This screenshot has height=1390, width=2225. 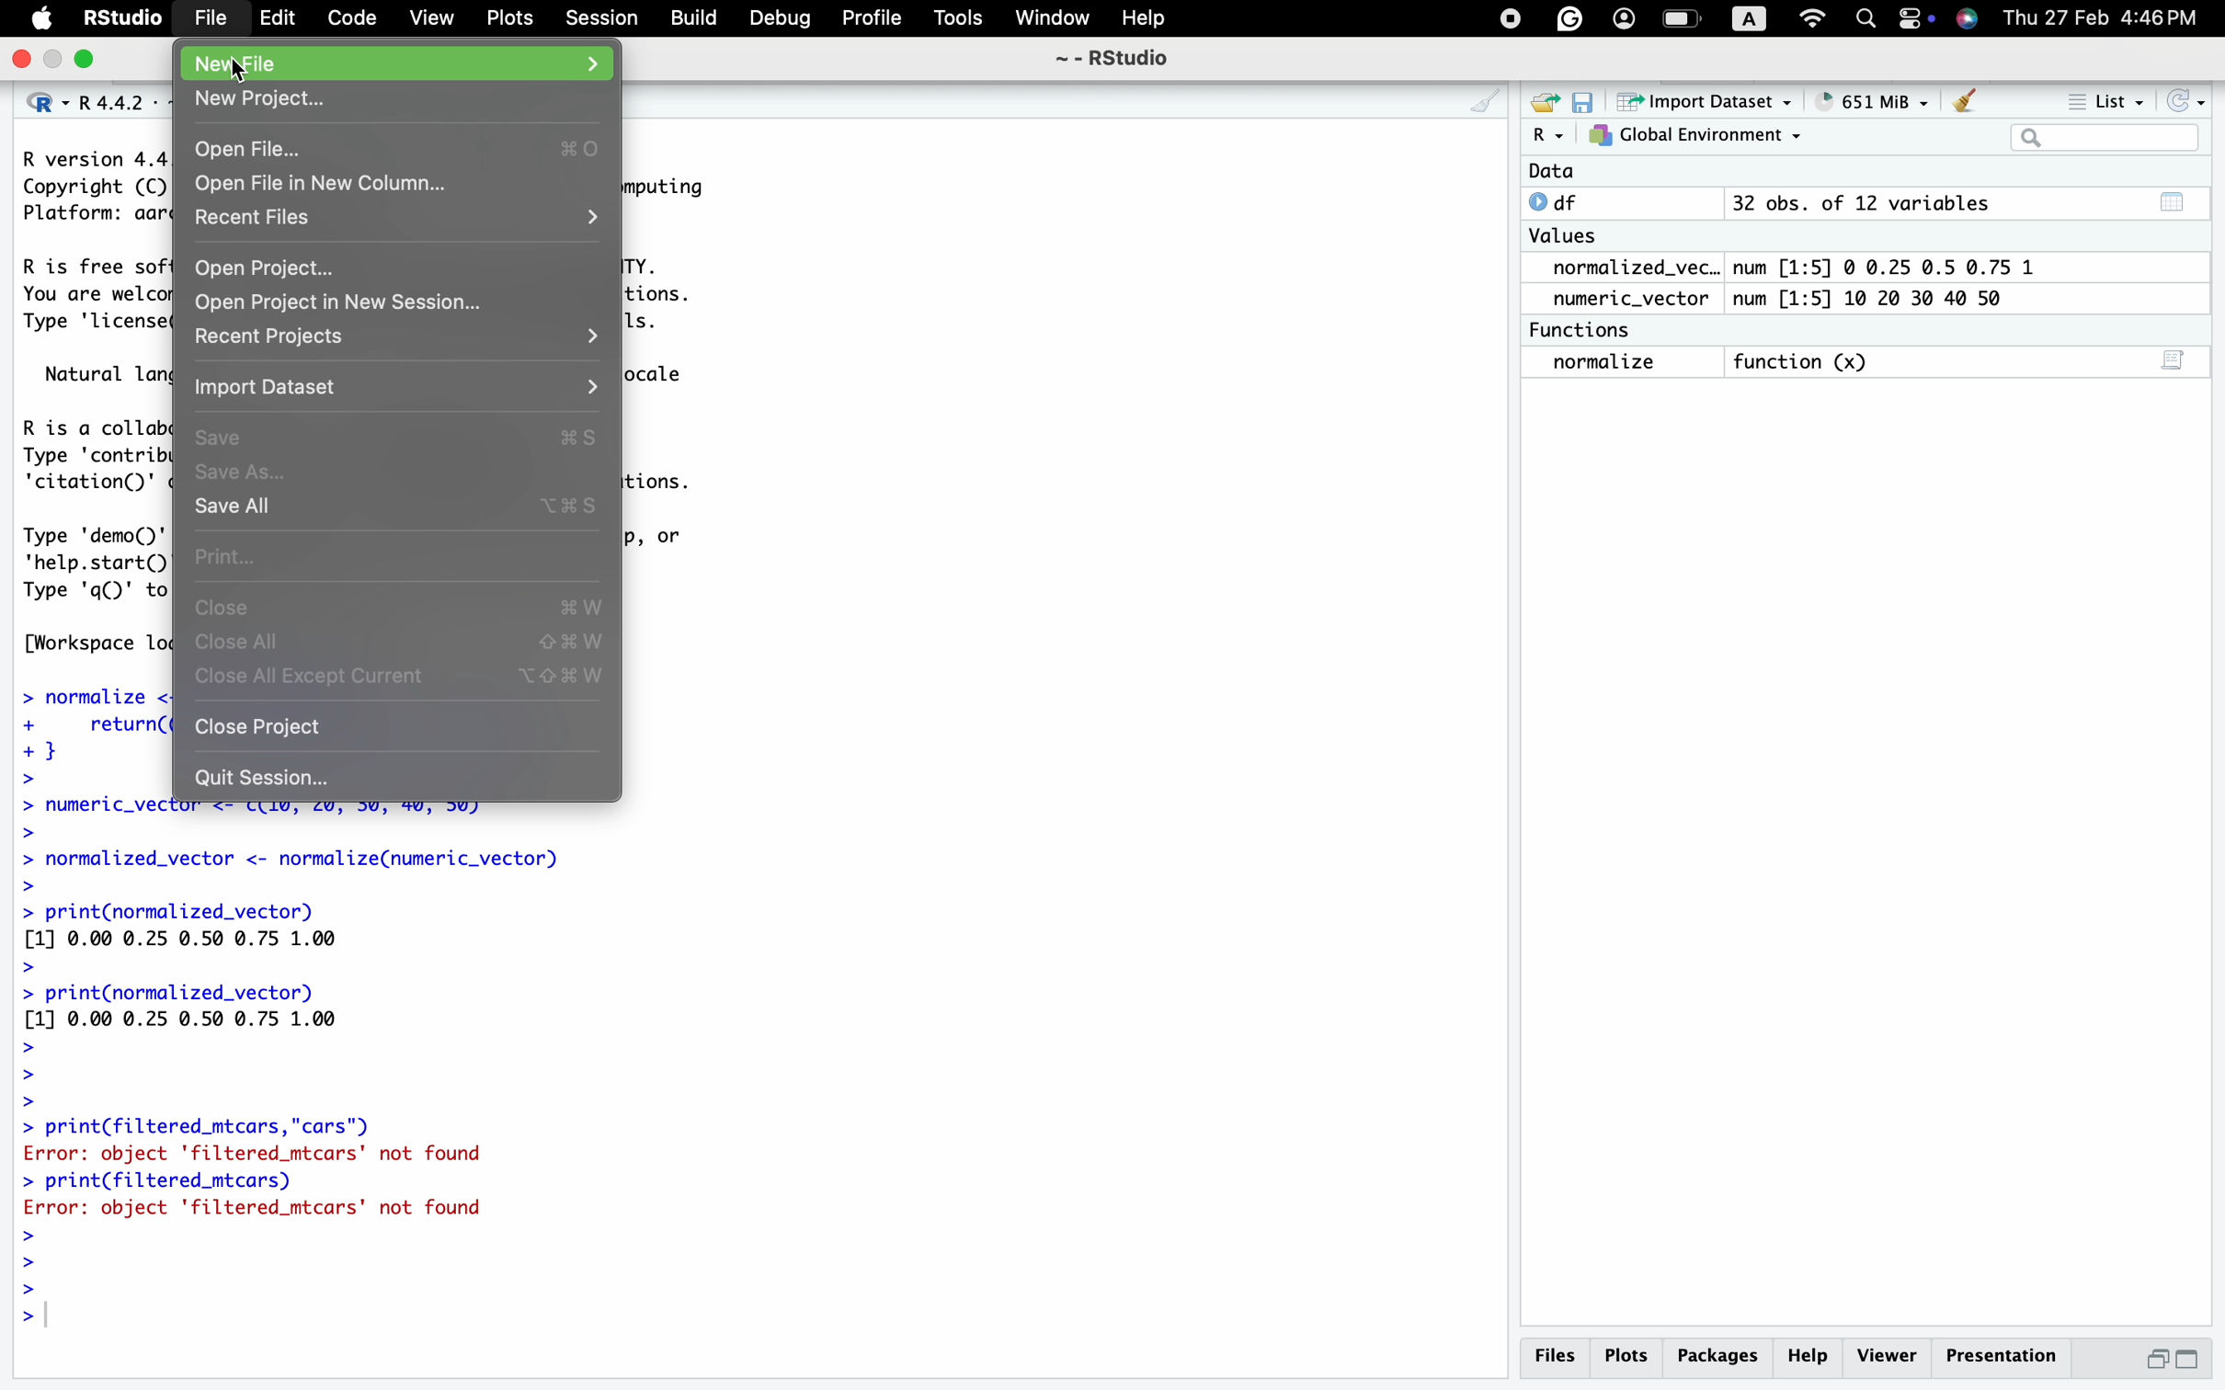 What do you see at coordinates (2191, 98) in the screenshot?
I see `Refresh` at bounding box center [2191, 98].